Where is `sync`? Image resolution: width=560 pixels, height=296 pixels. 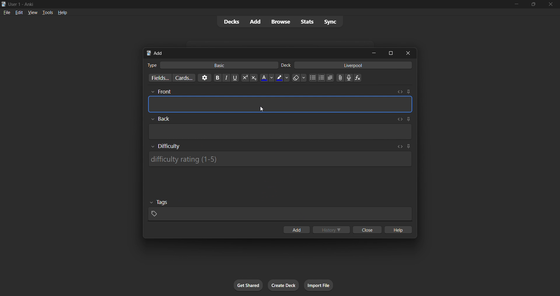 sync is located at coordinates (330, 21).